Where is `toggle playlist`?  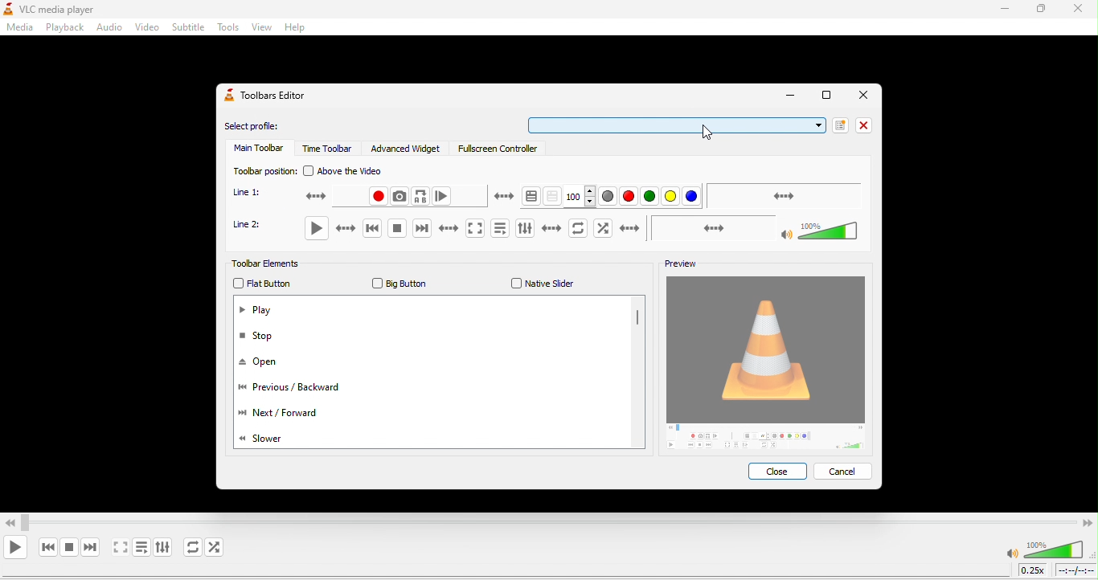 toggle playlist is located at coordinates (141, 549).